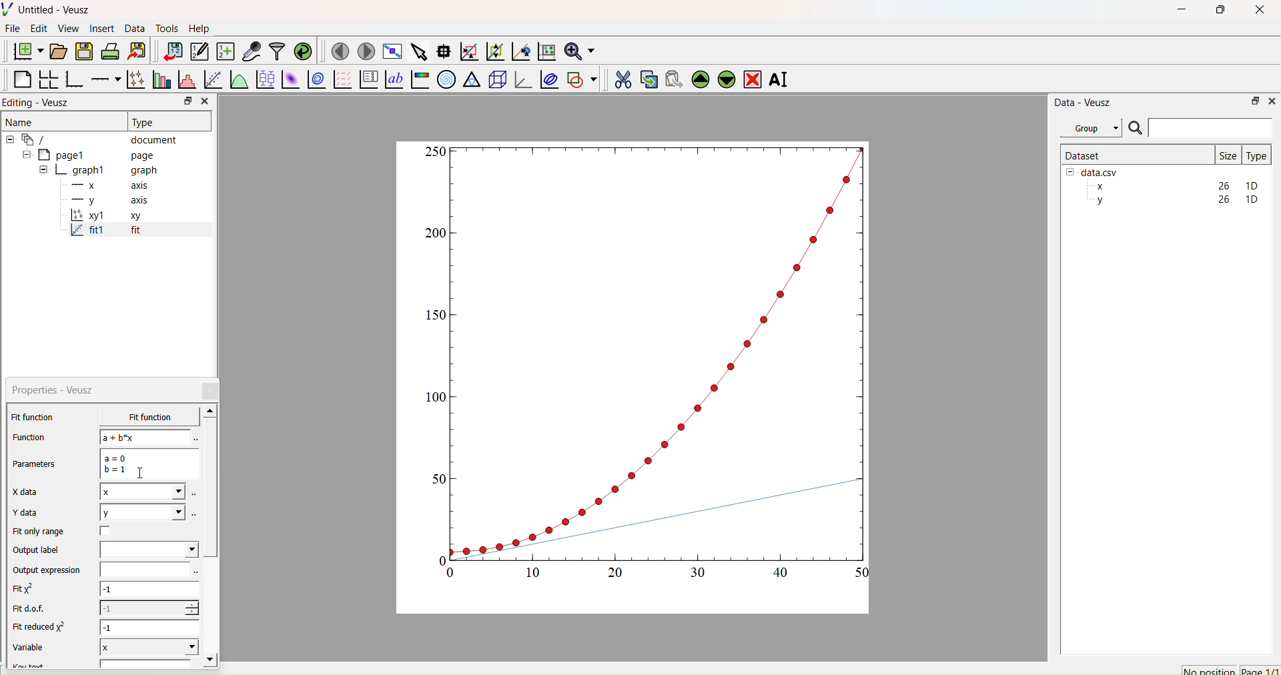 This screenshot has height=675, width=1281. Describe the element at coordinates (160, 81) in the screenshot. I see `Plot bar charts` at that location.